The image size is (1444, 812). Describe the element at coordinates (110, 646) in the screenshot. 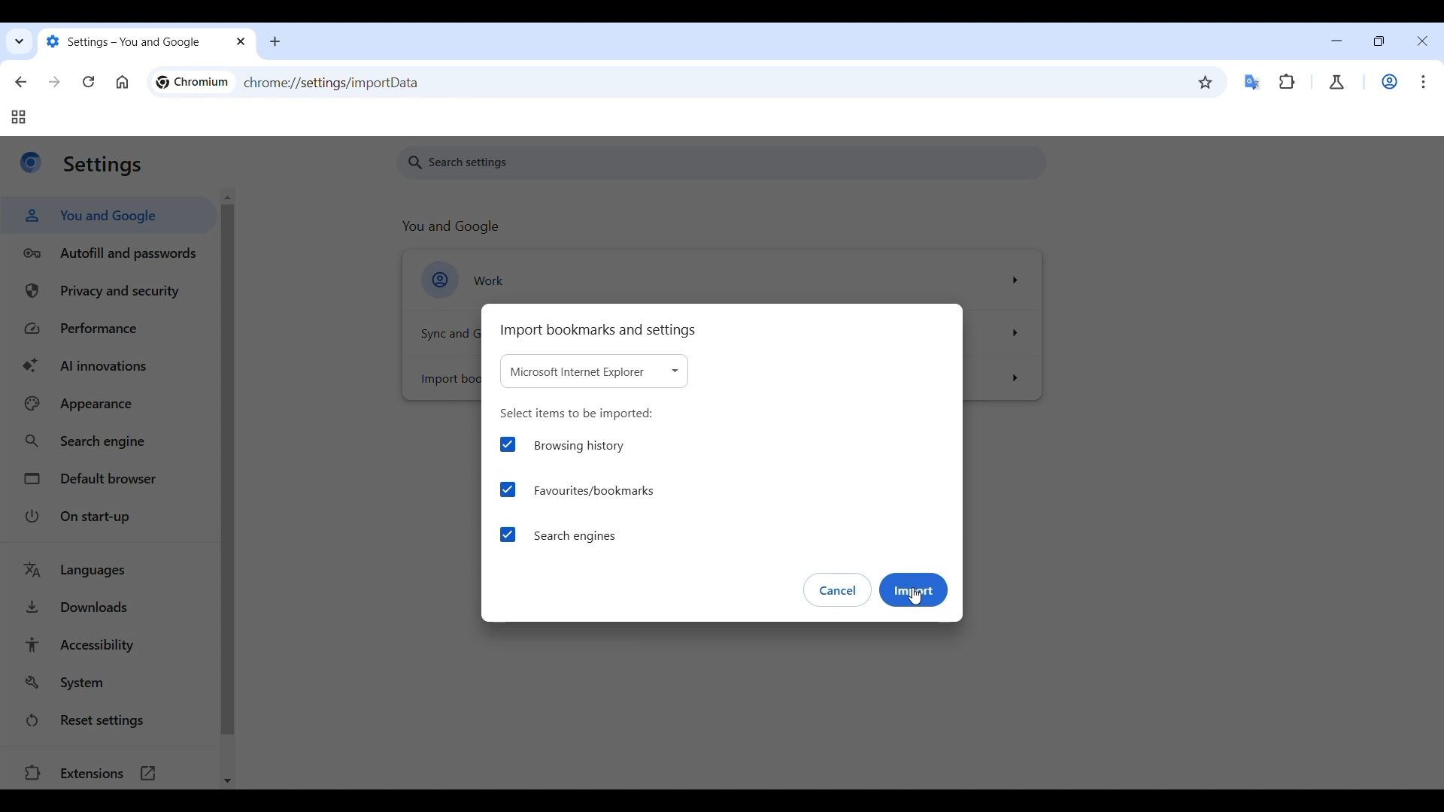

I see `Accessibility` at that location.